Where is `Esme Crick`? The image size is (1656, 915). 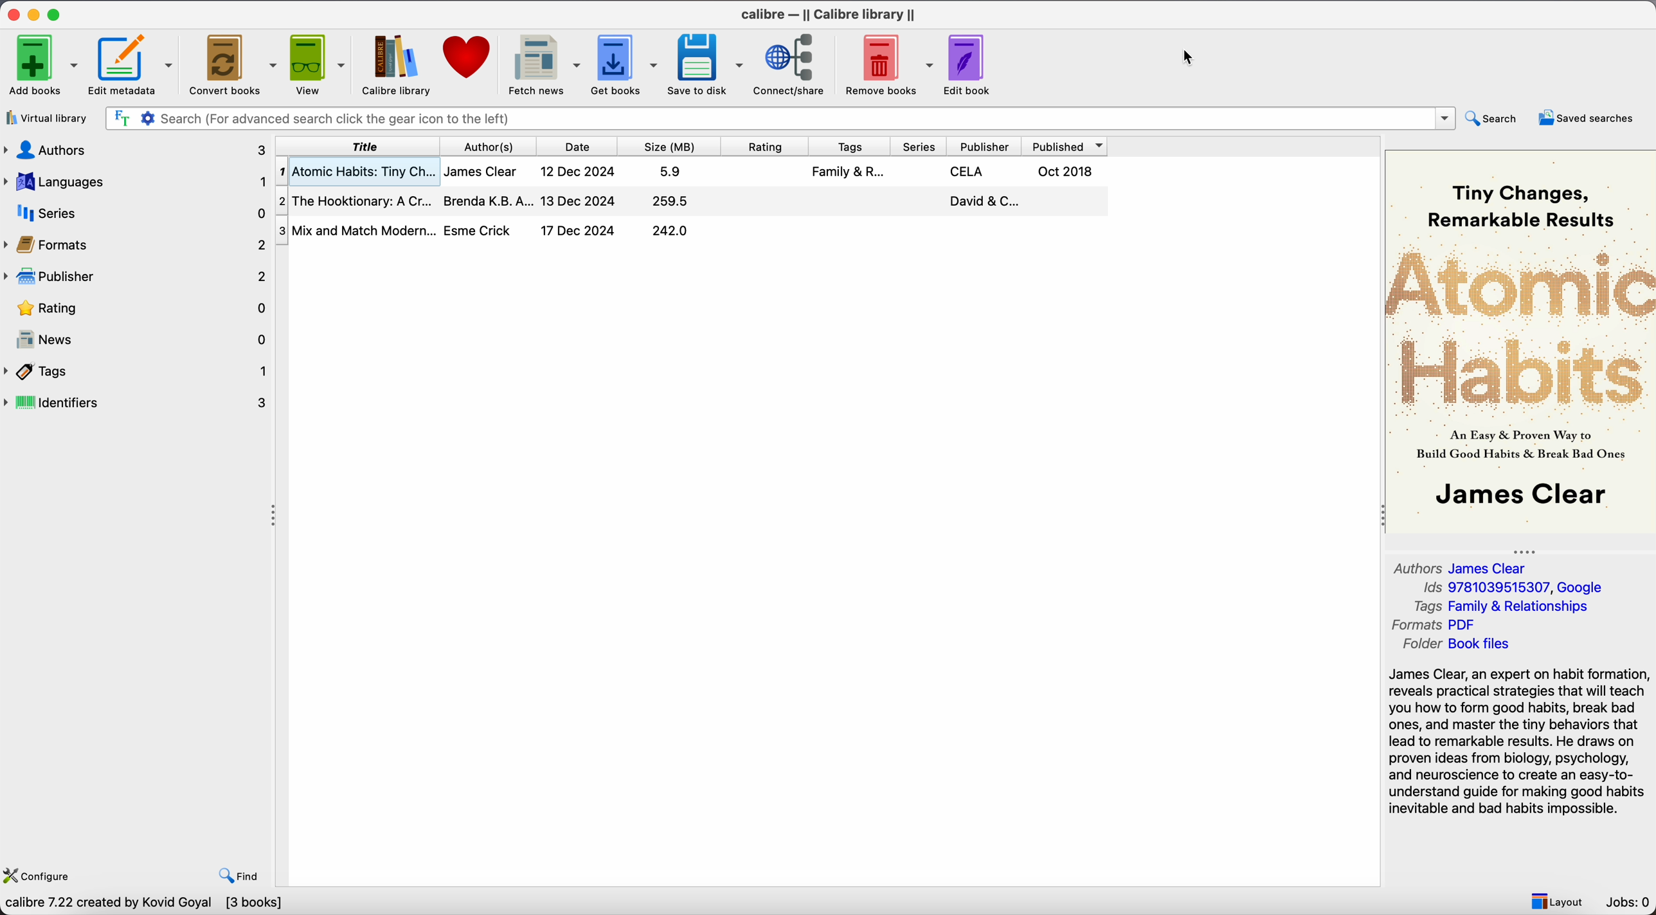 Esme Crick is located at coordinates (480, 230).